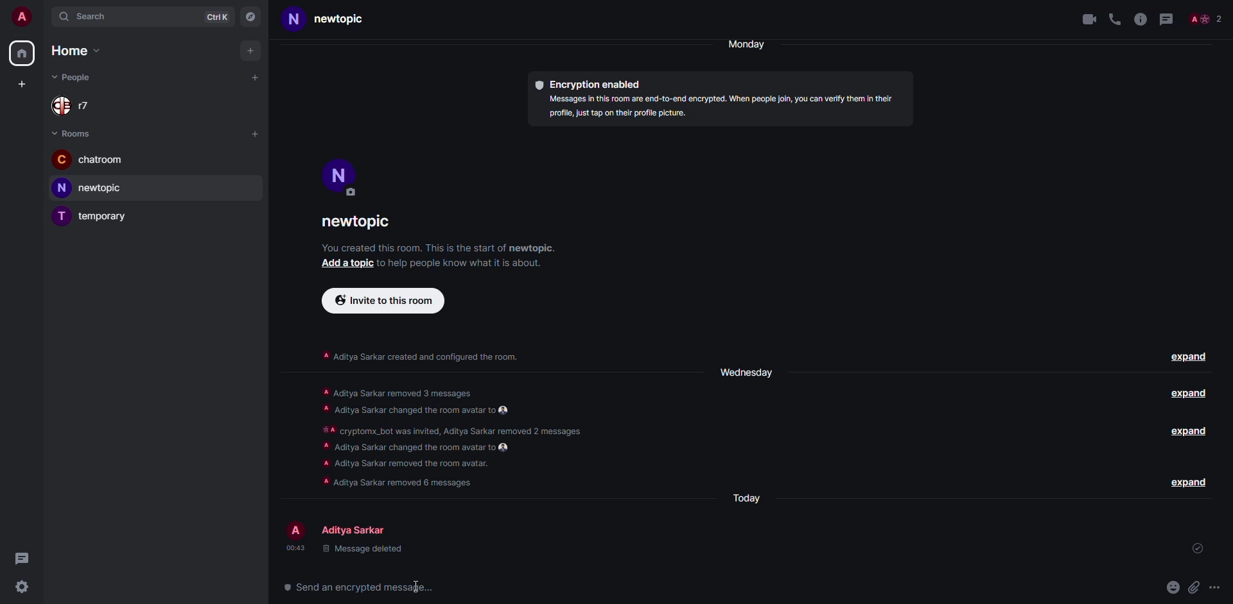 The width and height of the screenshot is (1233, 604). I want to click on invite to this room, so click(384, 301).